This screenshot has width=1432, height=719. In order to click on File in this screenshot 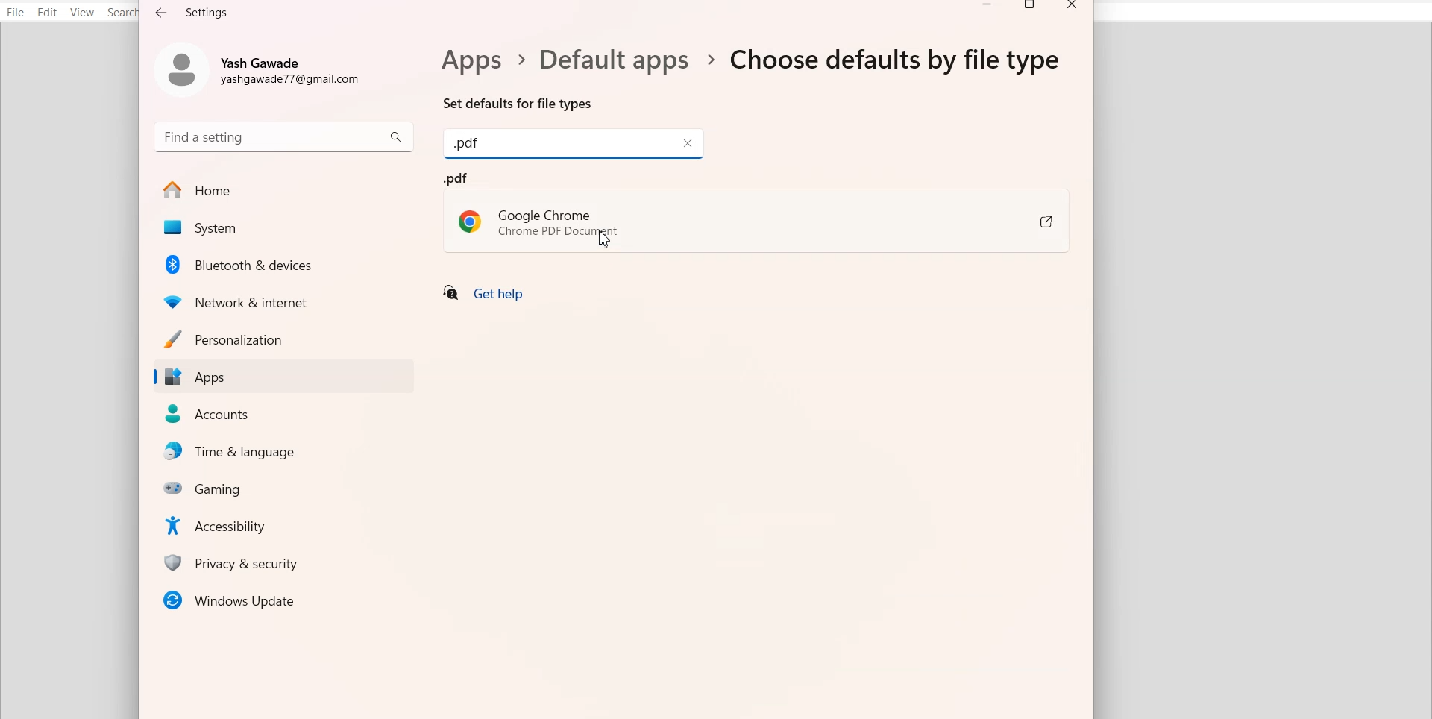, I will do `click(16, 12)`.